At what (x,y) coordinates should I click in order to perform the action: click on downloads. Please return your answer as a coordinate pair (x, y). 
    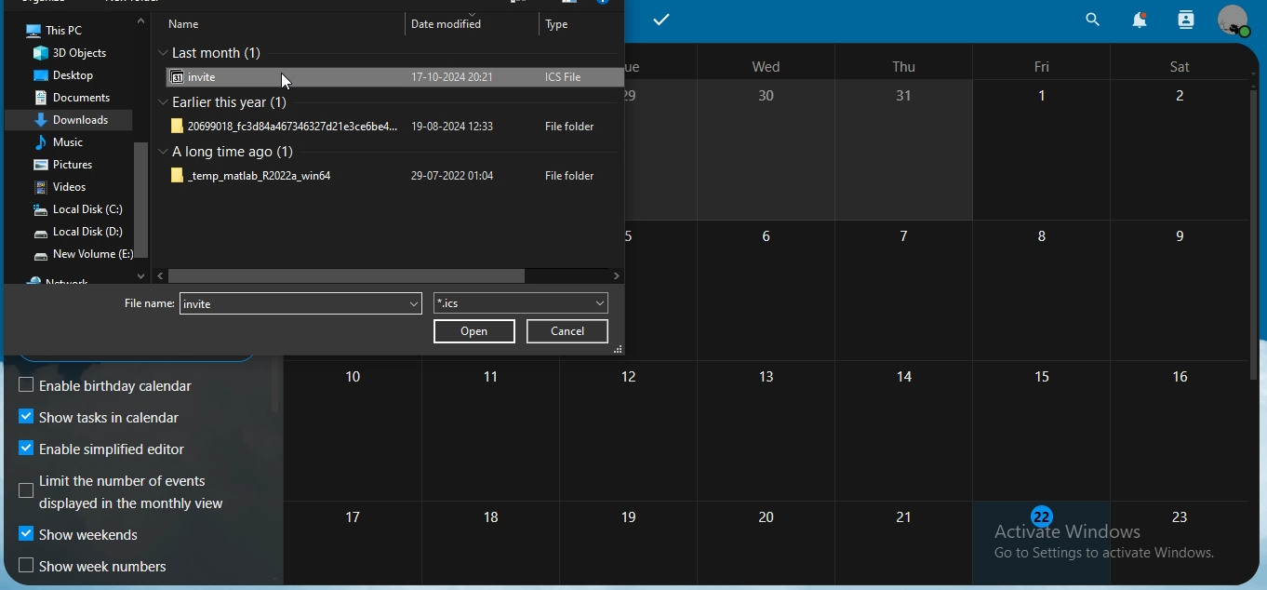
    Looking at the image, I should click on (77, 118).